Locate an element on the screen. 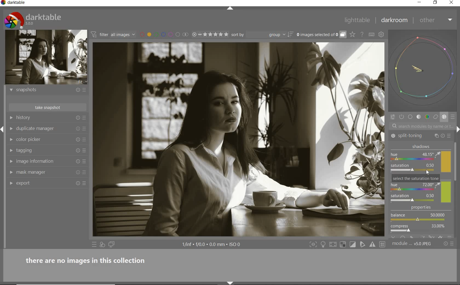 This screenshot has height=285, width=460. show module is located at coordinates (12, 140).